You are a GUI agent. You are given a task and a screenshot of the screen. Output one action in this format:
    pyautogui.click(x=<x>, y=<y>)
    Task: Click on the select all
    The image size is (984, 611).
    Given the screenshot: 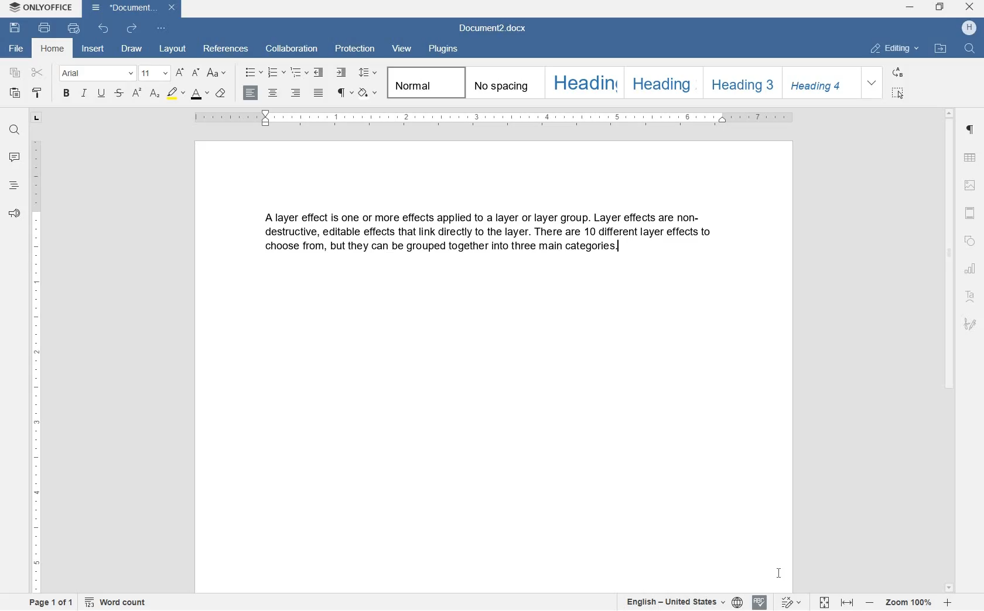 What is the action you would take?
    pyautogui.click(x=898, y=93)
    